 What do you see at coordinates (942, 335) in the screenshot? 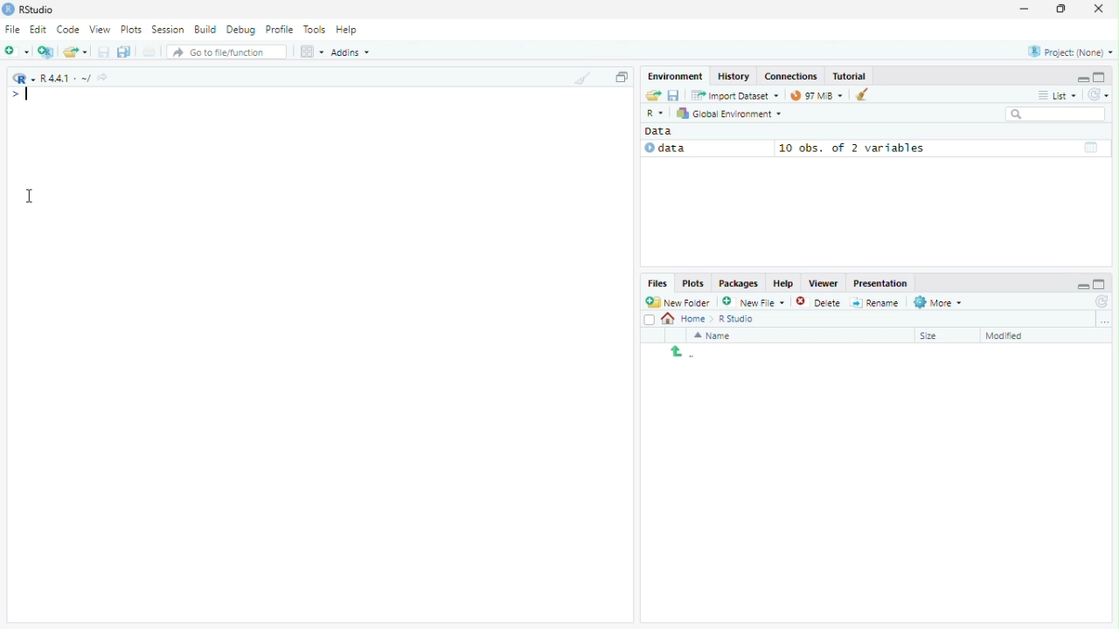
I see `Sort by size` at bounding box center [942, 335].